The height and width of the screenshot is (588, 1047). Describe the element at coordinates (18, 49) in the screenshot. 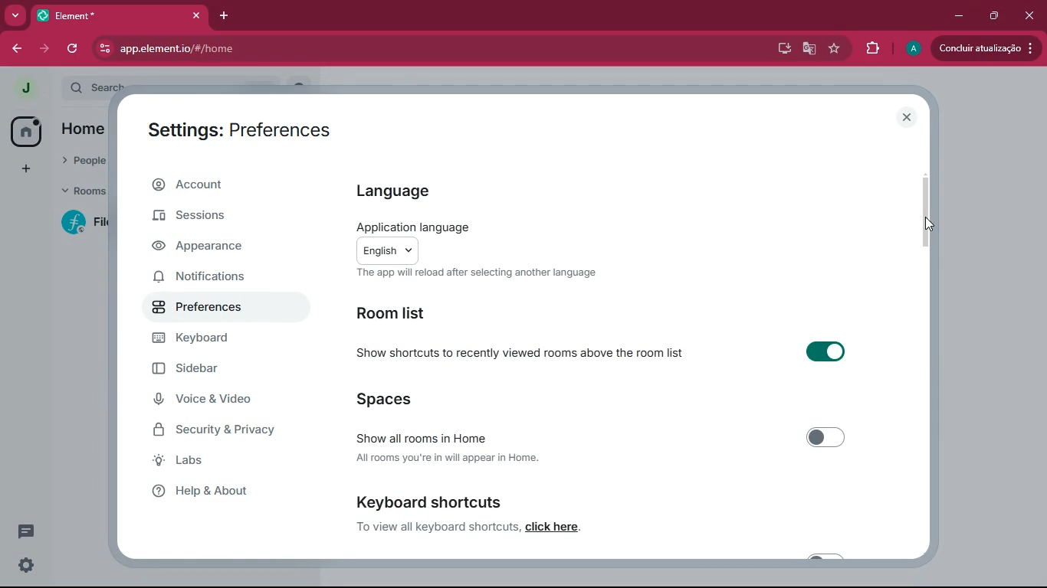

I see `back` at that location.